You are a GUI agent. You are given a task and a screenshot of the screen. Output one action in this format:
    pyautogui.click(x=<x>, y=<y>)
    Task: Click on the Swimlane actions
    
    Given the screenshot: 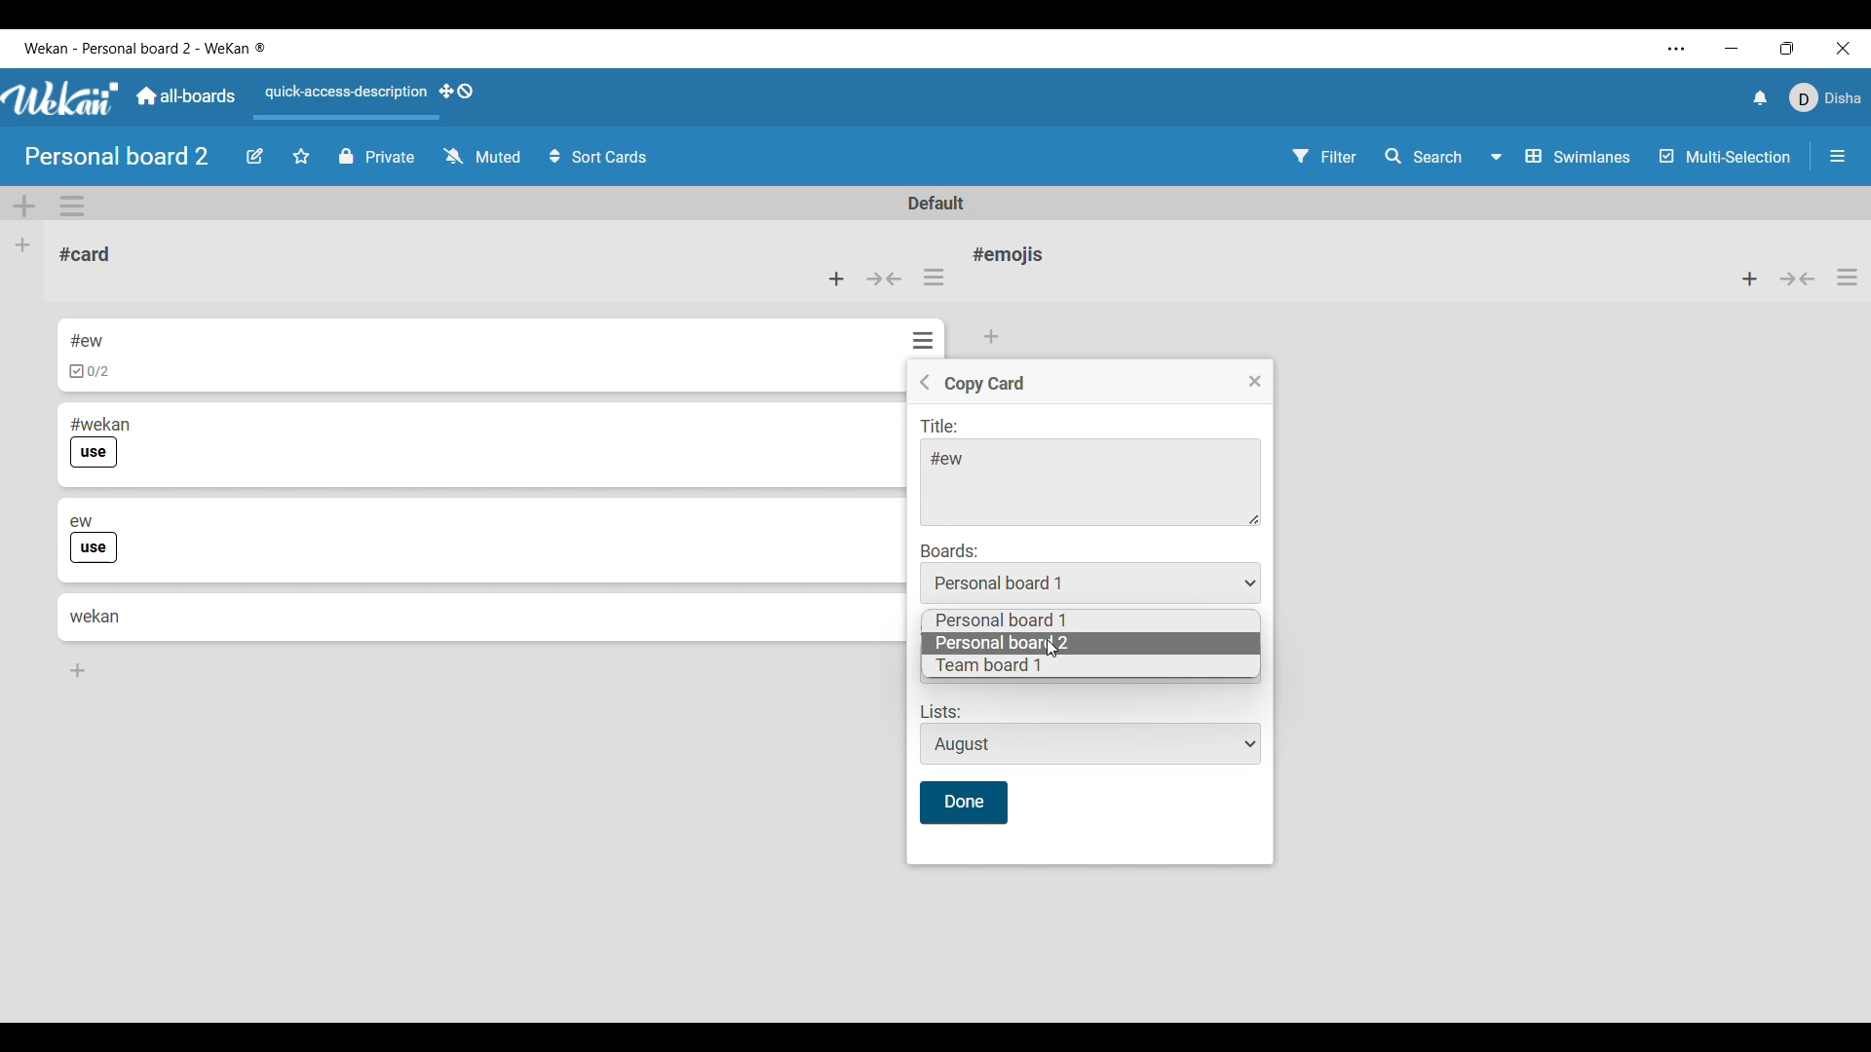 What is the action you would take?
    pyautogui.click(x=72, y=207)
    